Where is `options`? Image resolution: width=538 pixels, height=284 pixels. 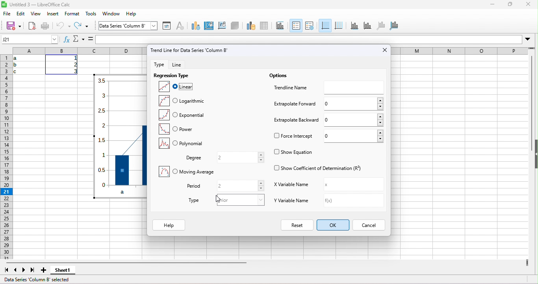
options is located at coordinates (280, 76).